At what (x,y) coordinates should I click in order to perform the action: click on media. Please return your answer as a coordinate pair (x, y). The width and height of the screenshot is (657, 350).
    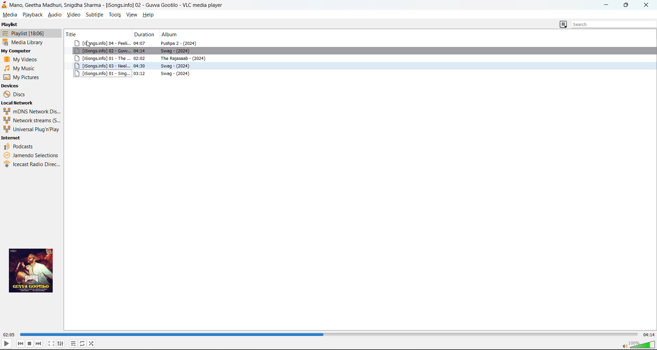
    Looking at the image, I should click on (10, 14).